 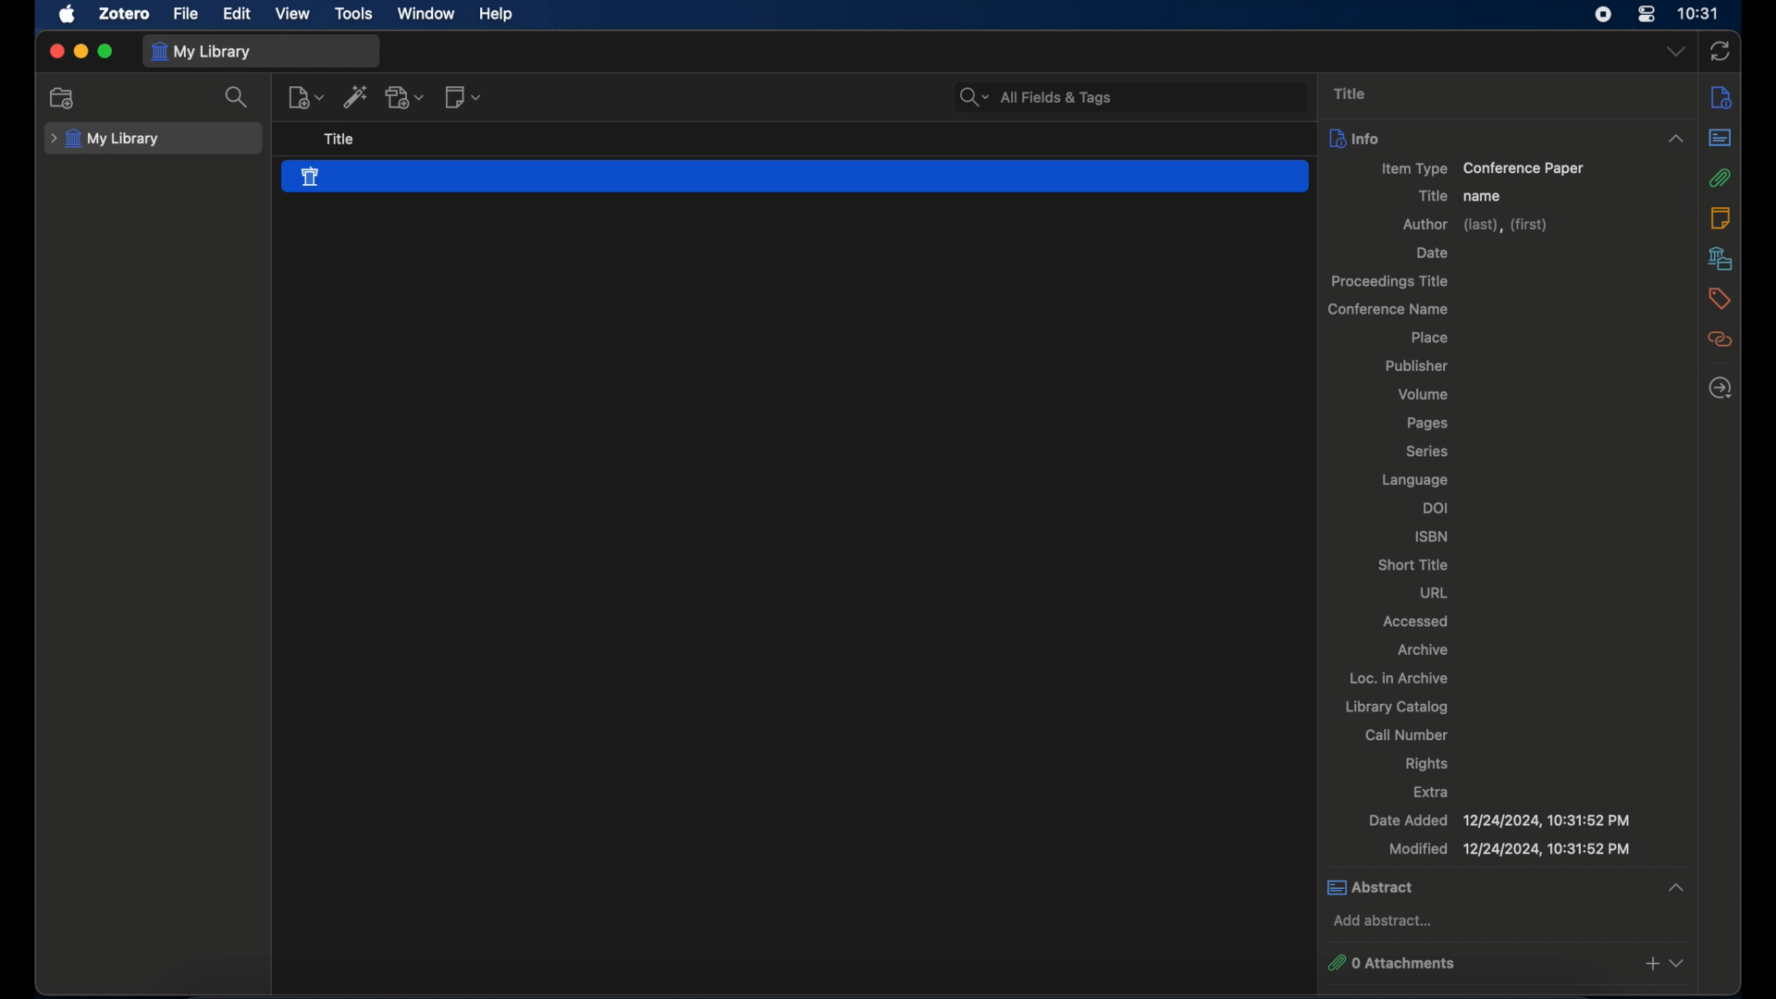 What do you see at coordinates (1437, 507) in the screenshot?
I see `doi` at bounding box center [1437, 507].